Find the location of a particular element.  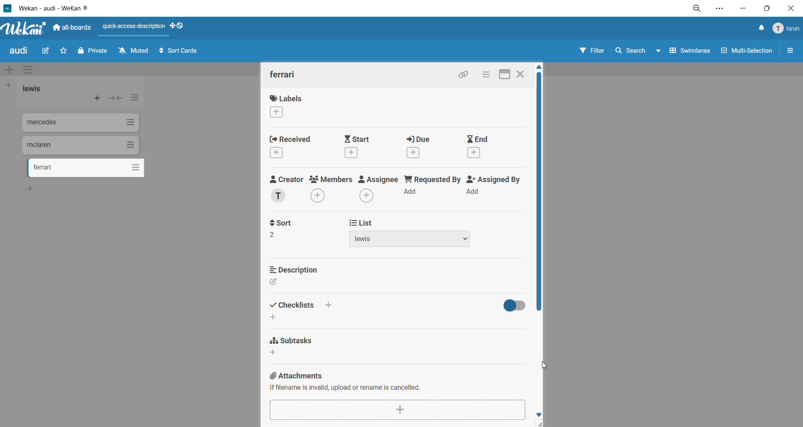

sidebar is located at coordinates (791, 52).